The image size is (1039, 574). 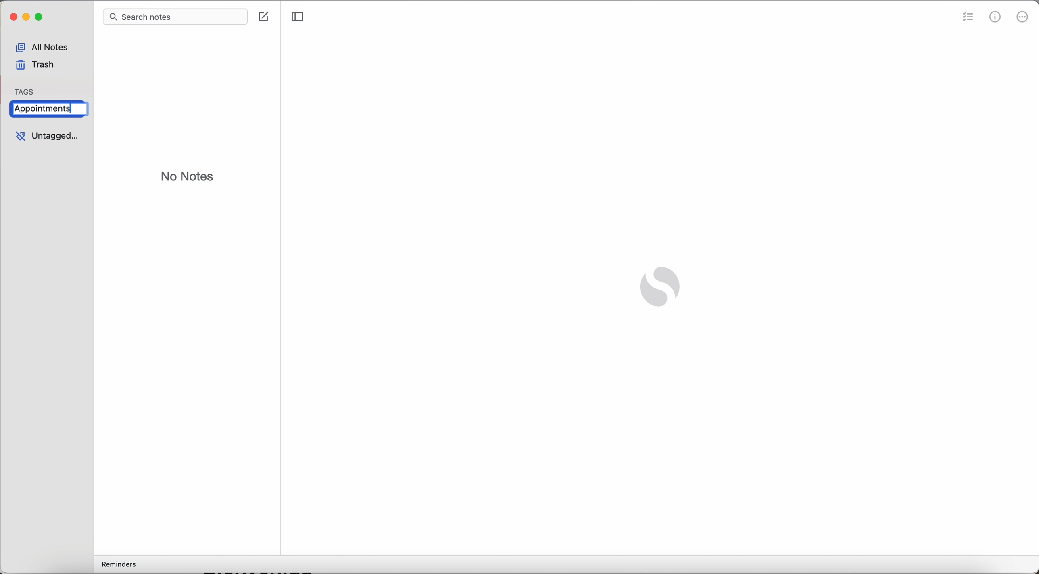 I want to click on check list, so click(x=968, y=17).